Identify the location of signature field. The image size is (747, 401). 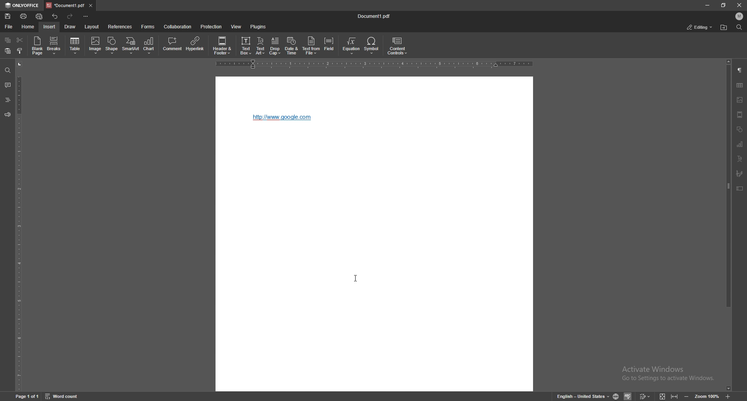
(740, 174).